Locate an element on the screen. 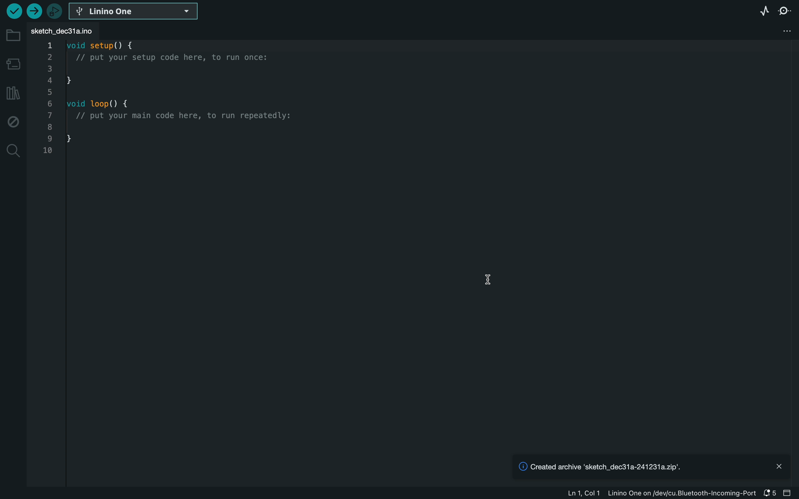 The image size is (799, 499). library manager is located at coordinates (13, 93).